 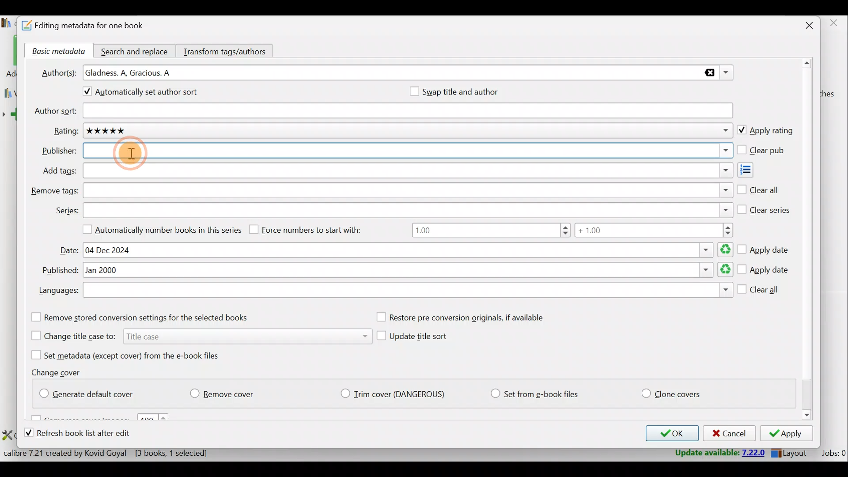 I want to click on close, so click(x=833, y=23).